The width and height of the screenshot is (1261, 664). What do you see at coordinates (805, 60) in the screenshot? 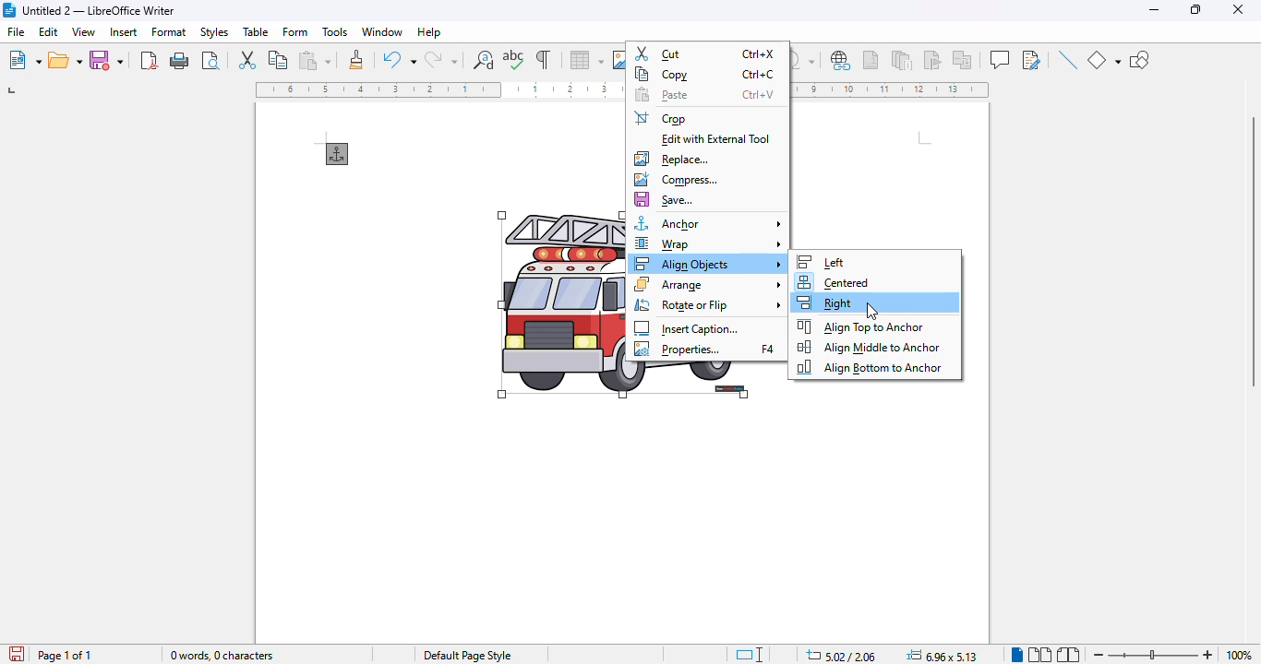
I see `insert special characters` at bounding box center [805, 60].